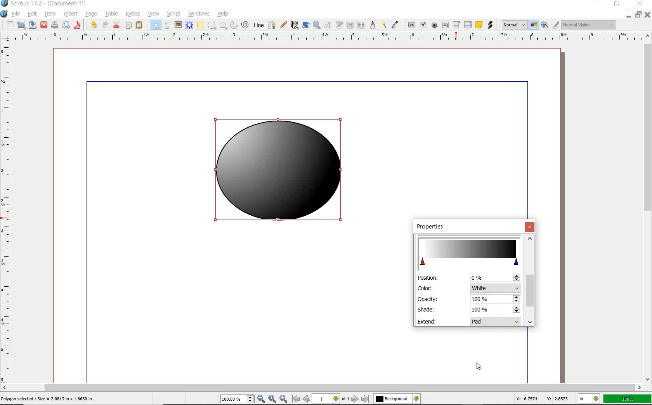 Image resolution: width=652 pixels, height=405 pixels. What do you see at coordinates (355, 399) in the screenshot?
I see `next` at bounding box center [355, 399].